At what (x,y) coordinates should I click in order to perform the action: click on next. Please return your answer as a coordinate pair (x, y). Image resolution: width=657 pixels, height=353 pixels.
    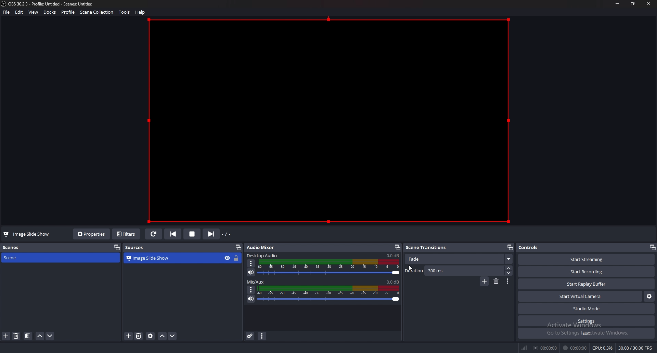
    Looking at the image, I should click on (210, 235).